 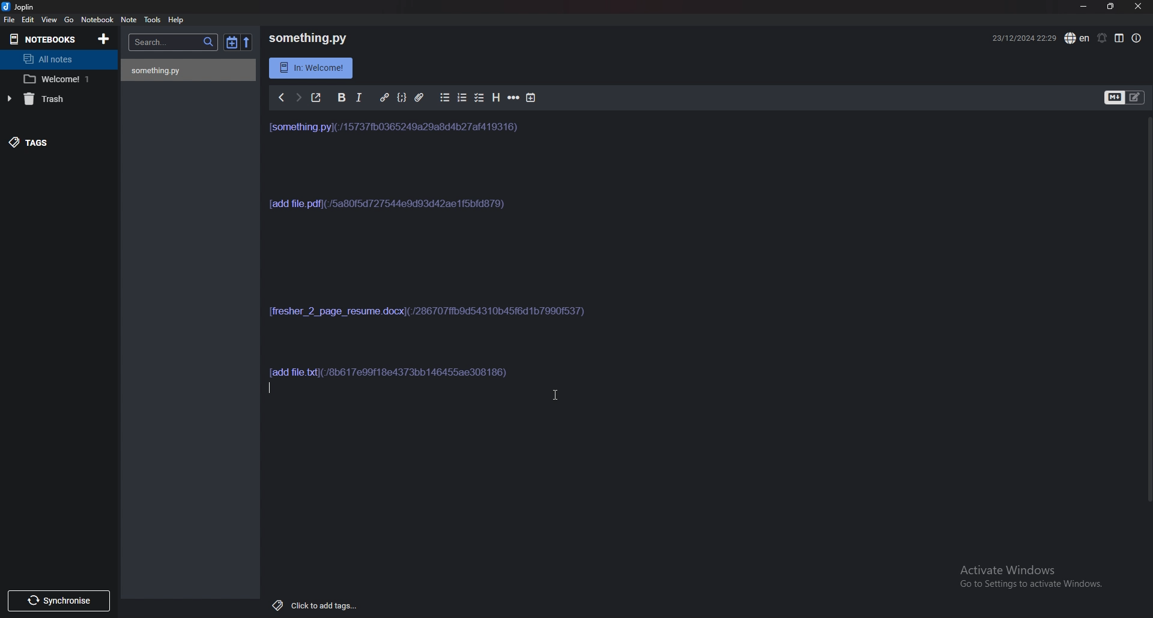 What do you see at coordinates (1125, 98) in the screenshot?
I see `toggle editor` at bounding box center [1125, 98].